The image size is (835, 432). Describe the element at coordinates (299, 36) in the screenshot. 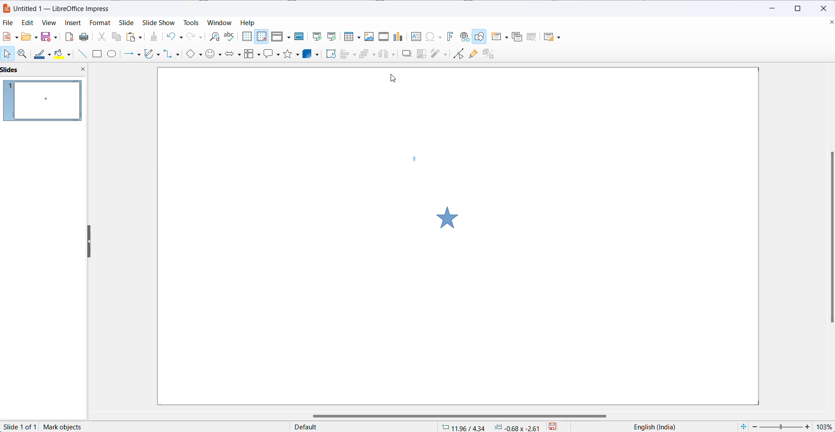

I see `master slide` at that location.